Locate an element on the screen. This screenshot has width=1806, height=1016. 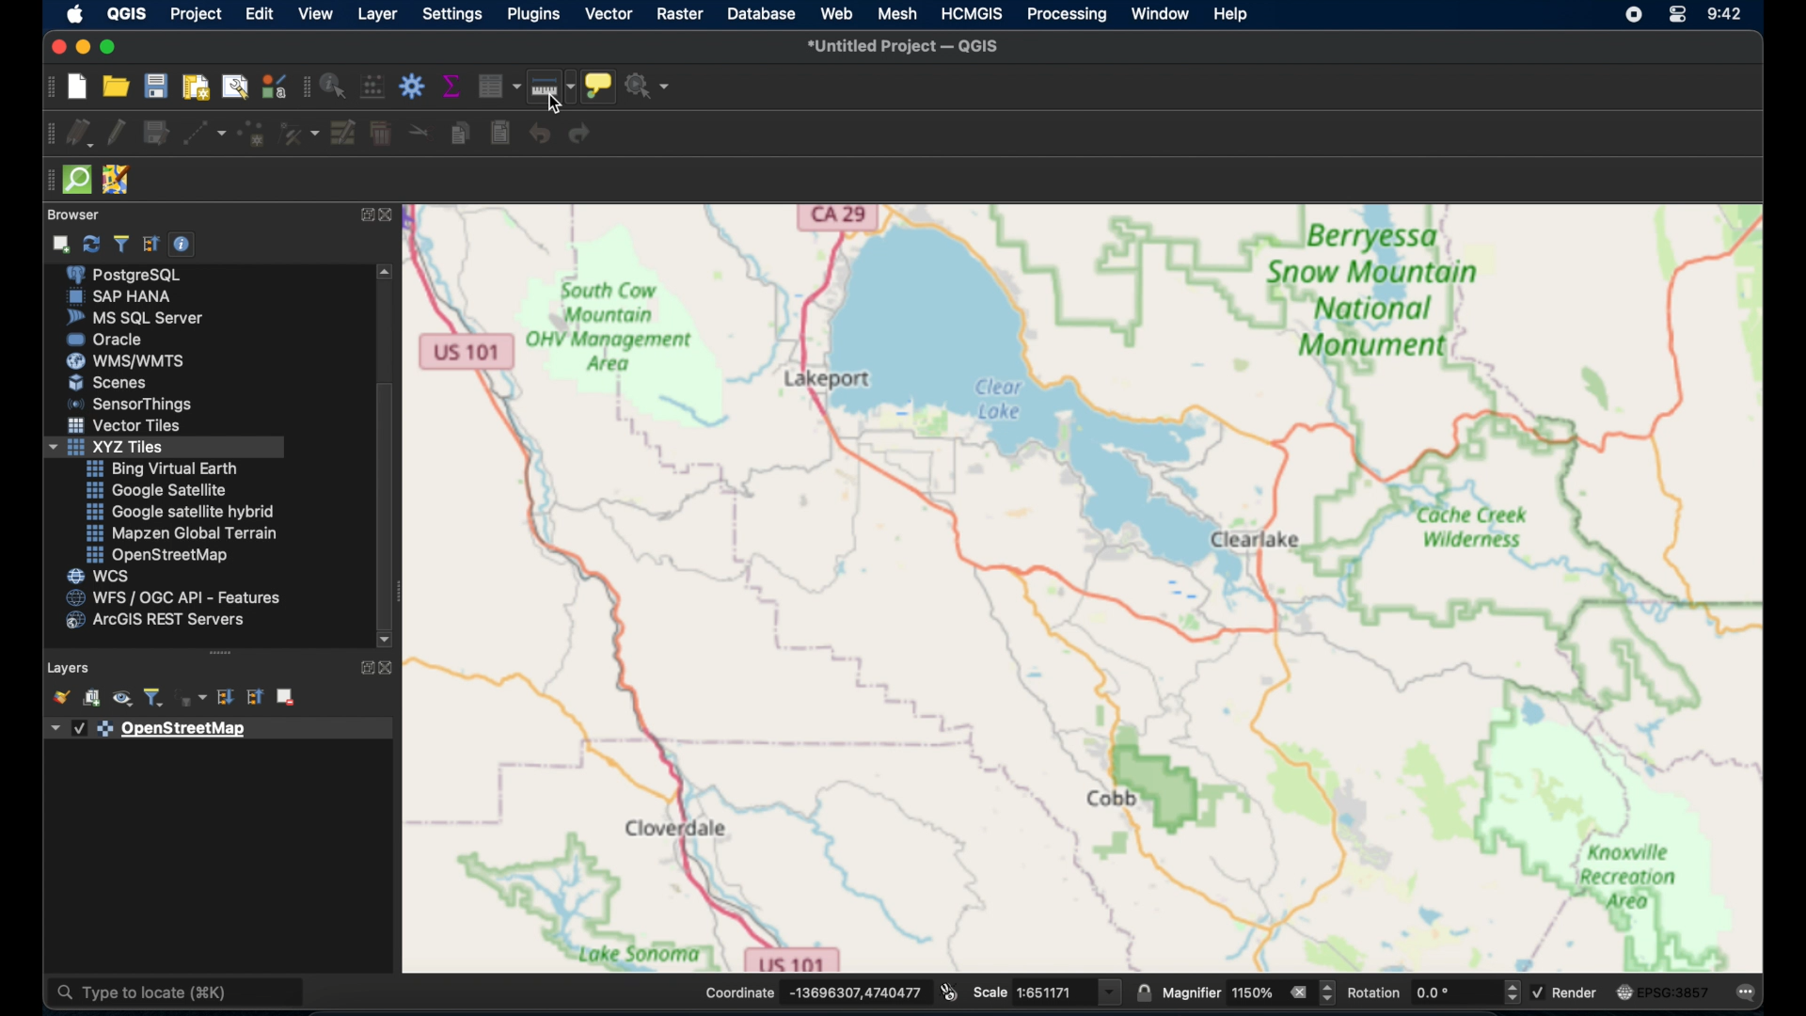
view is located at coordinates (314, 13).